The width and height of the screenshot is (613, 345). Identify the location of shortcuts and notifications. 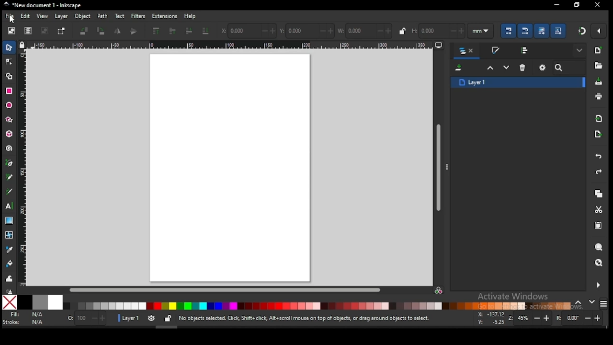
(304, 319).